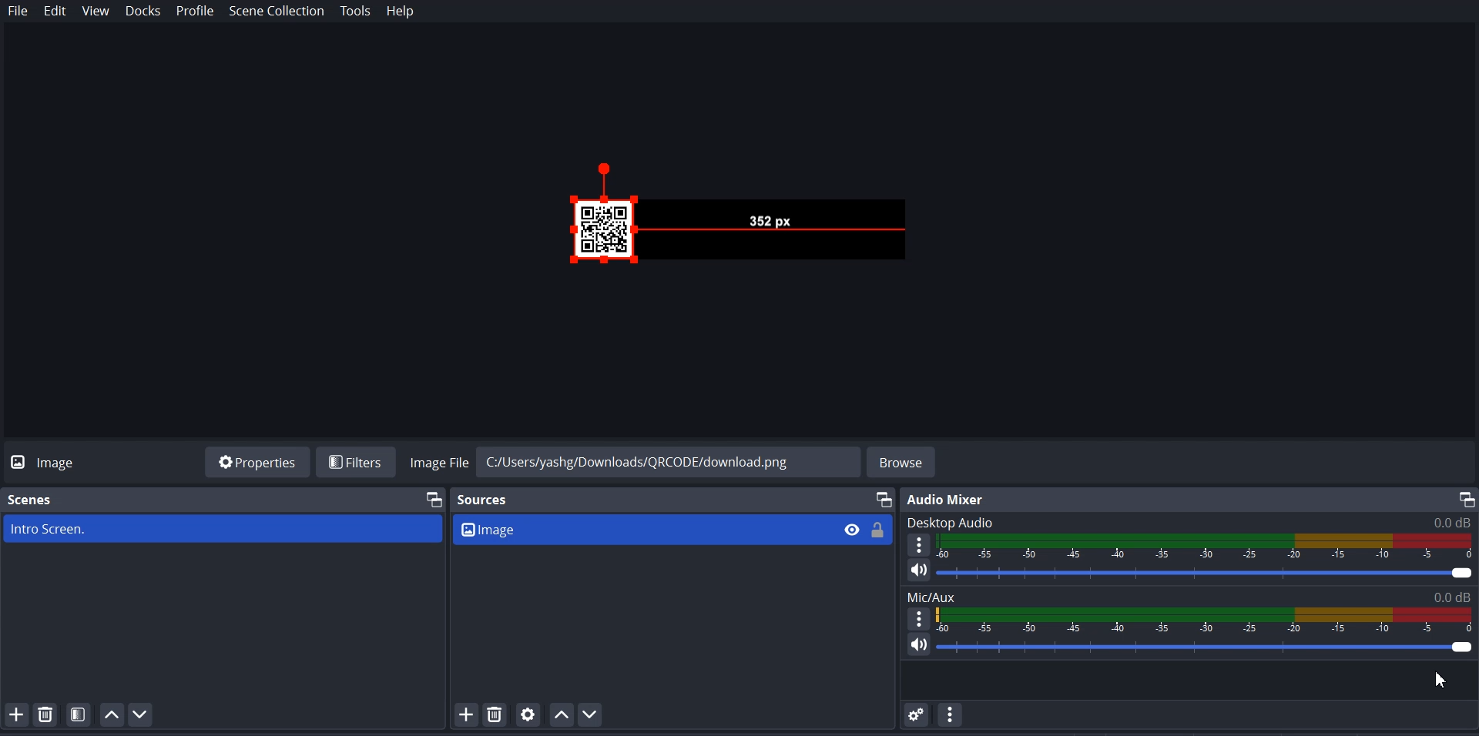 This screenshot has width=1479, height=736. What do you see at coordinates (950, 714) in the screenshot?
I see `Audio Mixer Menu` at bounding box center [950, 714].